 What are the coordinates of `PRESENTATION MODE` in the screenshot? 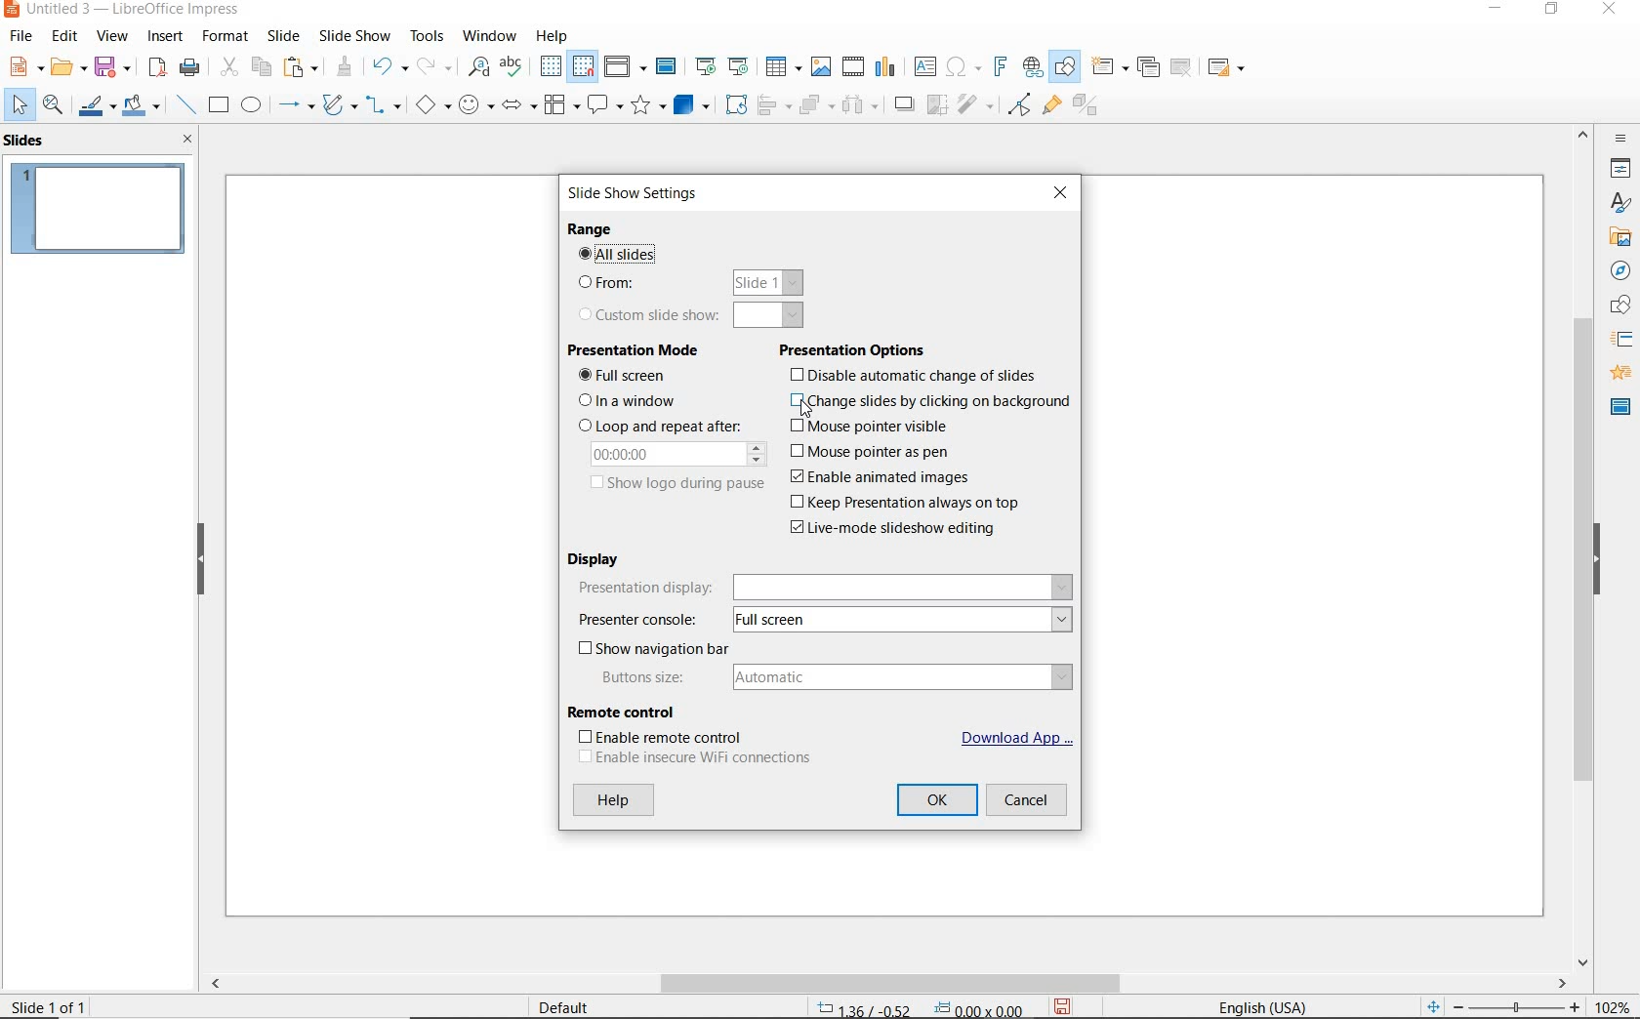 It's located at (647, 351).